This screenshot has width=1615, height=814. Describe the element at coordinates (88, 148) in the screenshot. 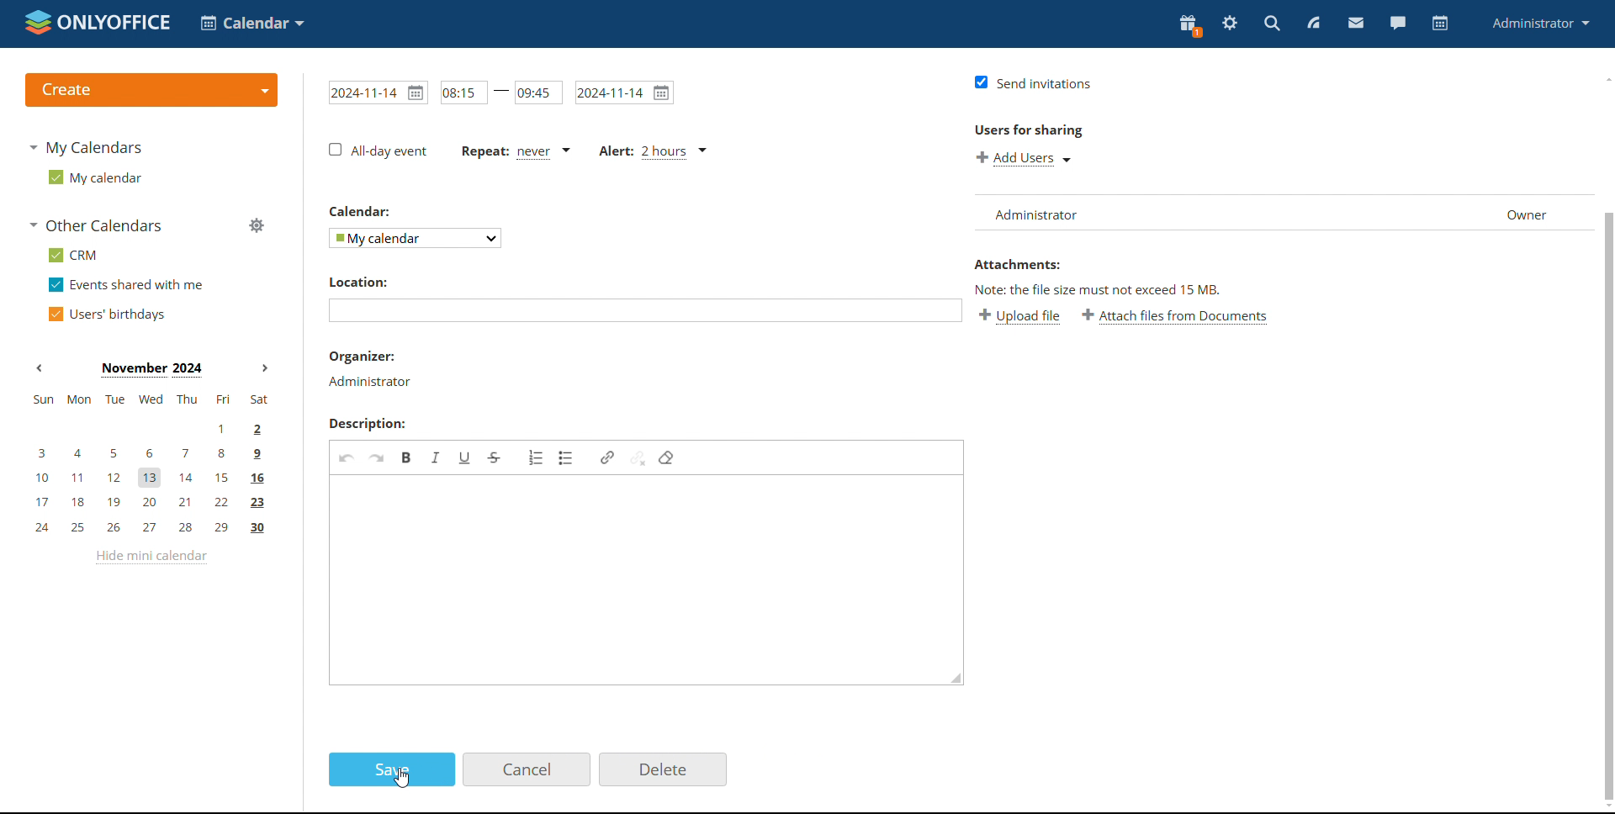

I see `my calendars` at that location.